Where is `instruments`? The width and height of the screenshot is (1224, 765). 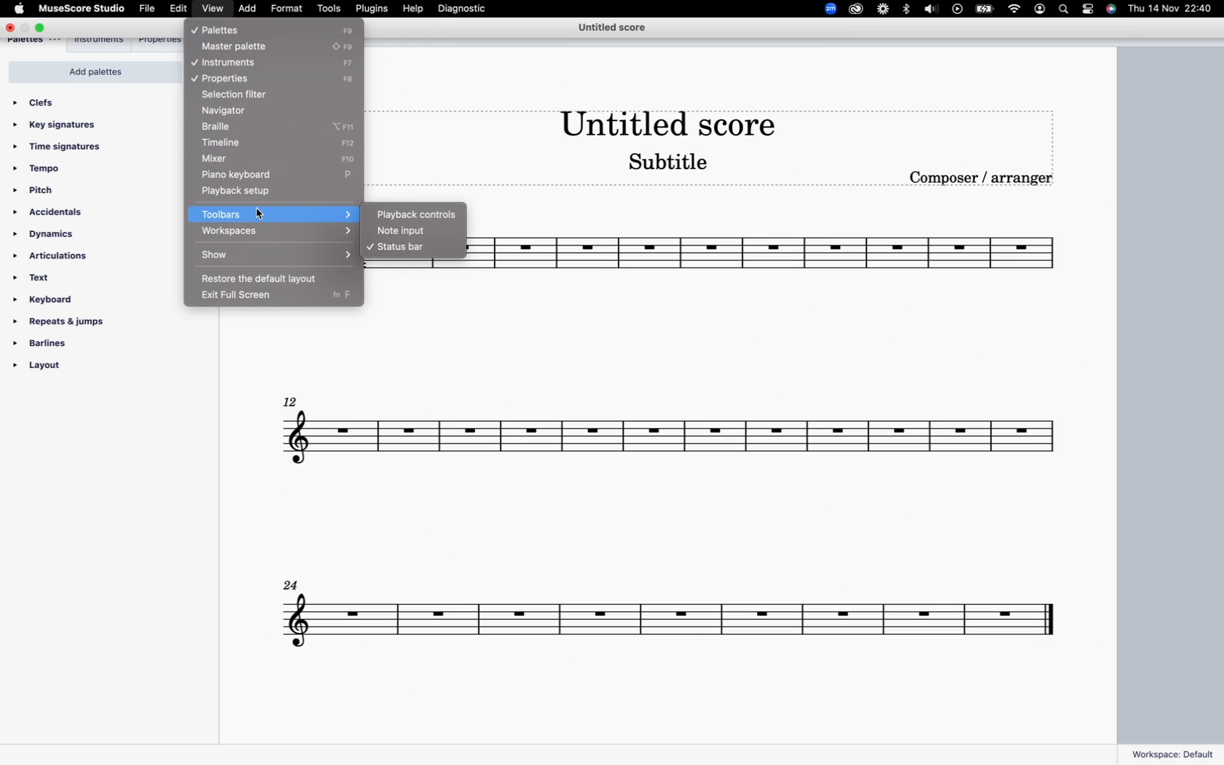
instruments is located at coordinates (240, 63).